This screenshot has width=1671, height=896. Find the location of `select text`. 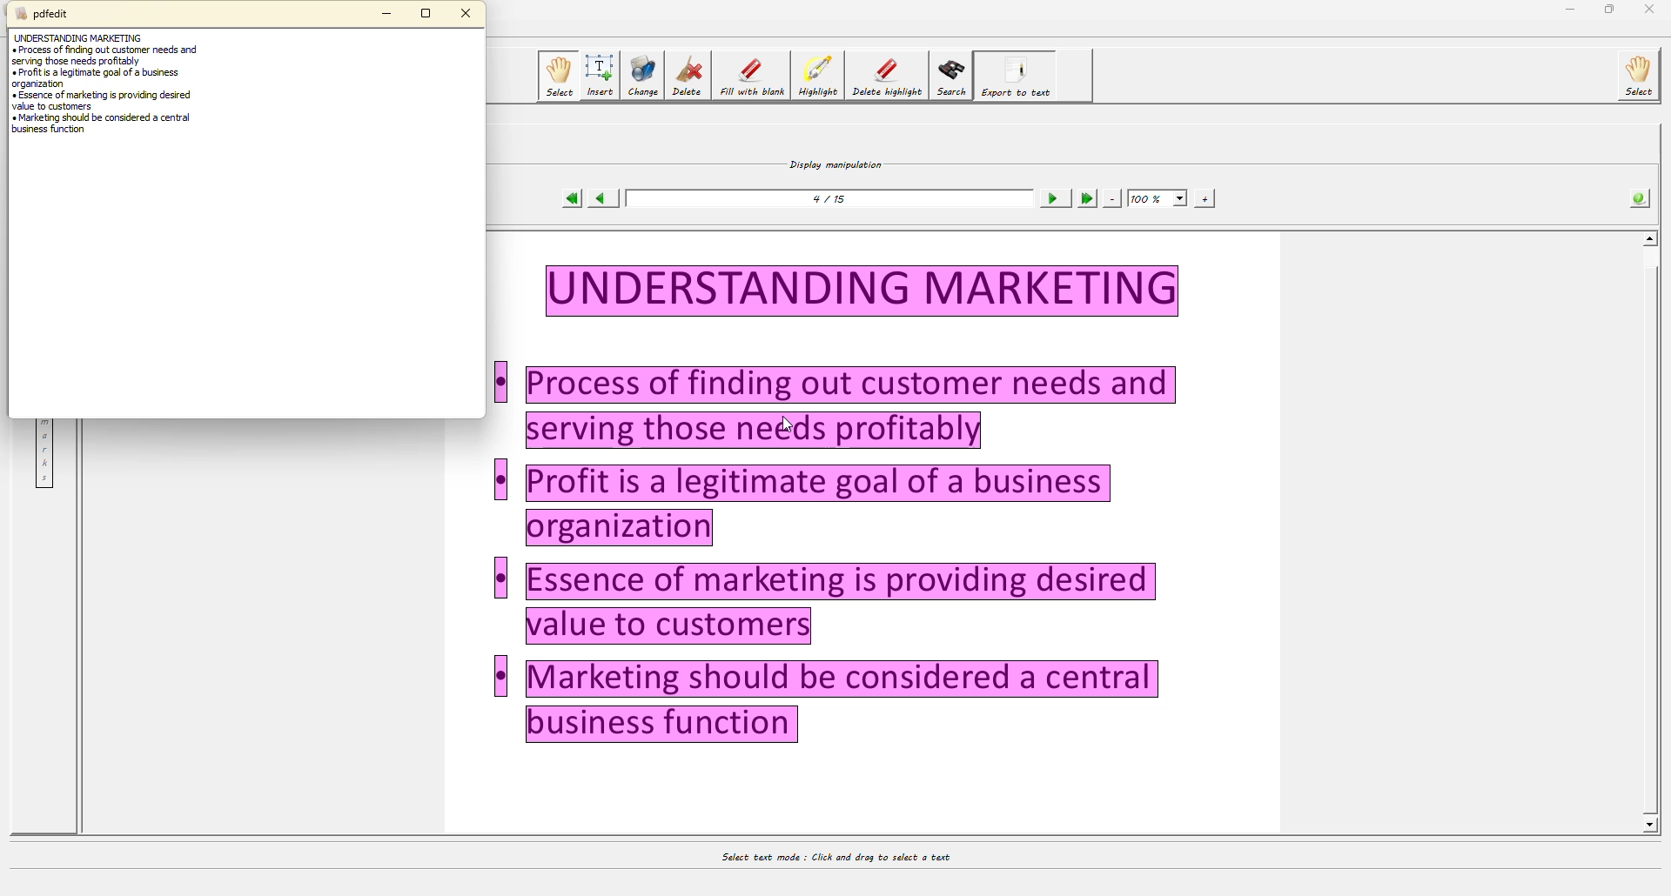

select text is located at coordinates (831, 855).